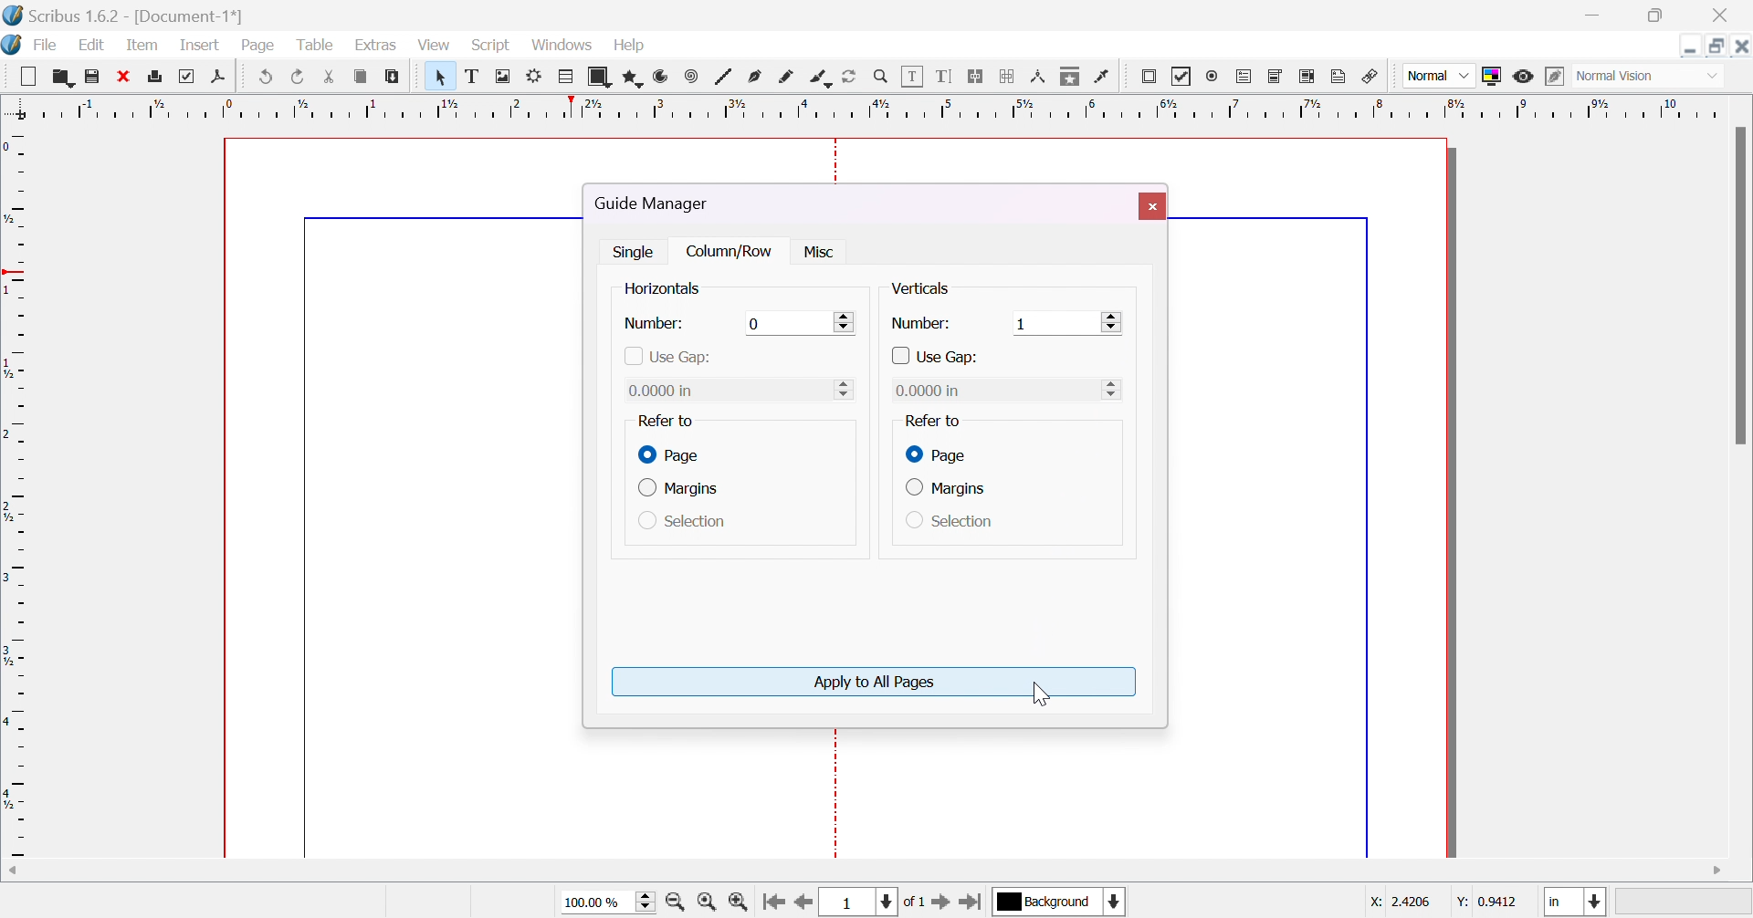  Describe the element at coordinates (1275, 78) in the screenshot. I see `PDF combo box` at that location.